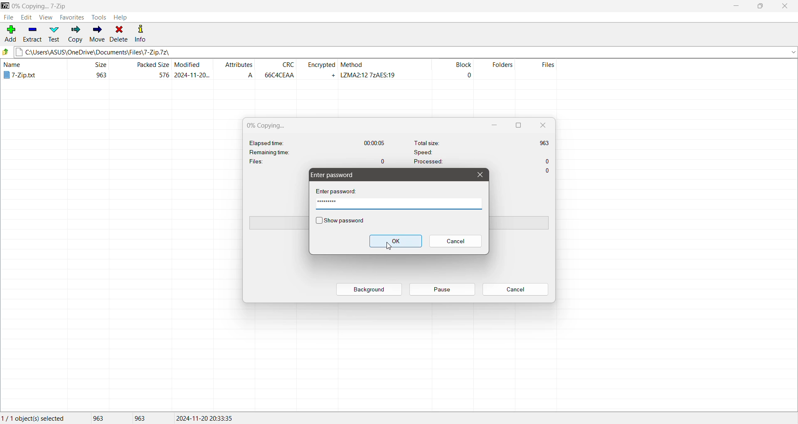 The width and height of the screenshot is (798, 424). Describe the element at coordinates (72, 17) in the screenshot. I see `Favorites` at that location.